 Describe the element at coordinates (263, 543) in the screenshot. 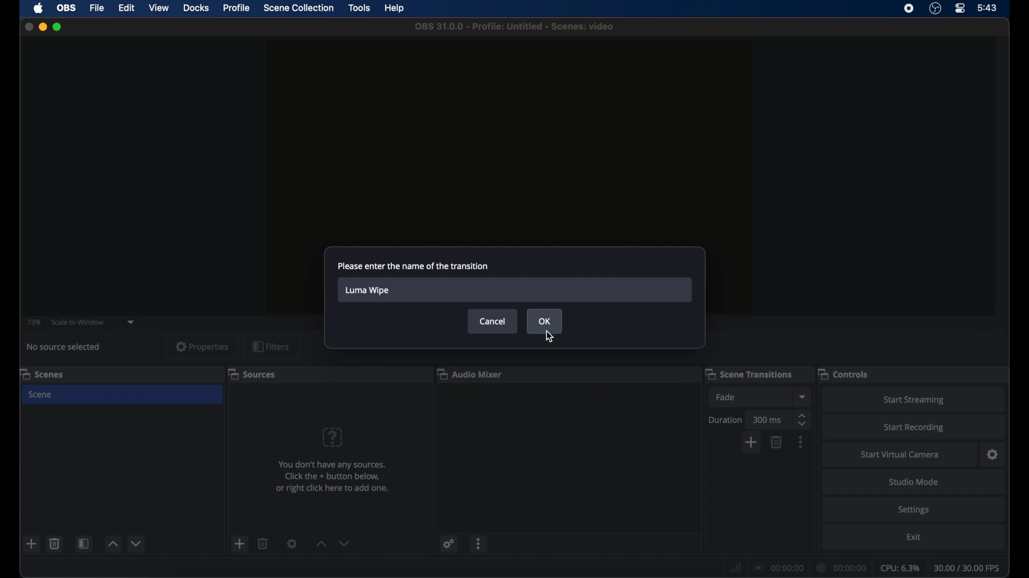

I see `delete` at that location.